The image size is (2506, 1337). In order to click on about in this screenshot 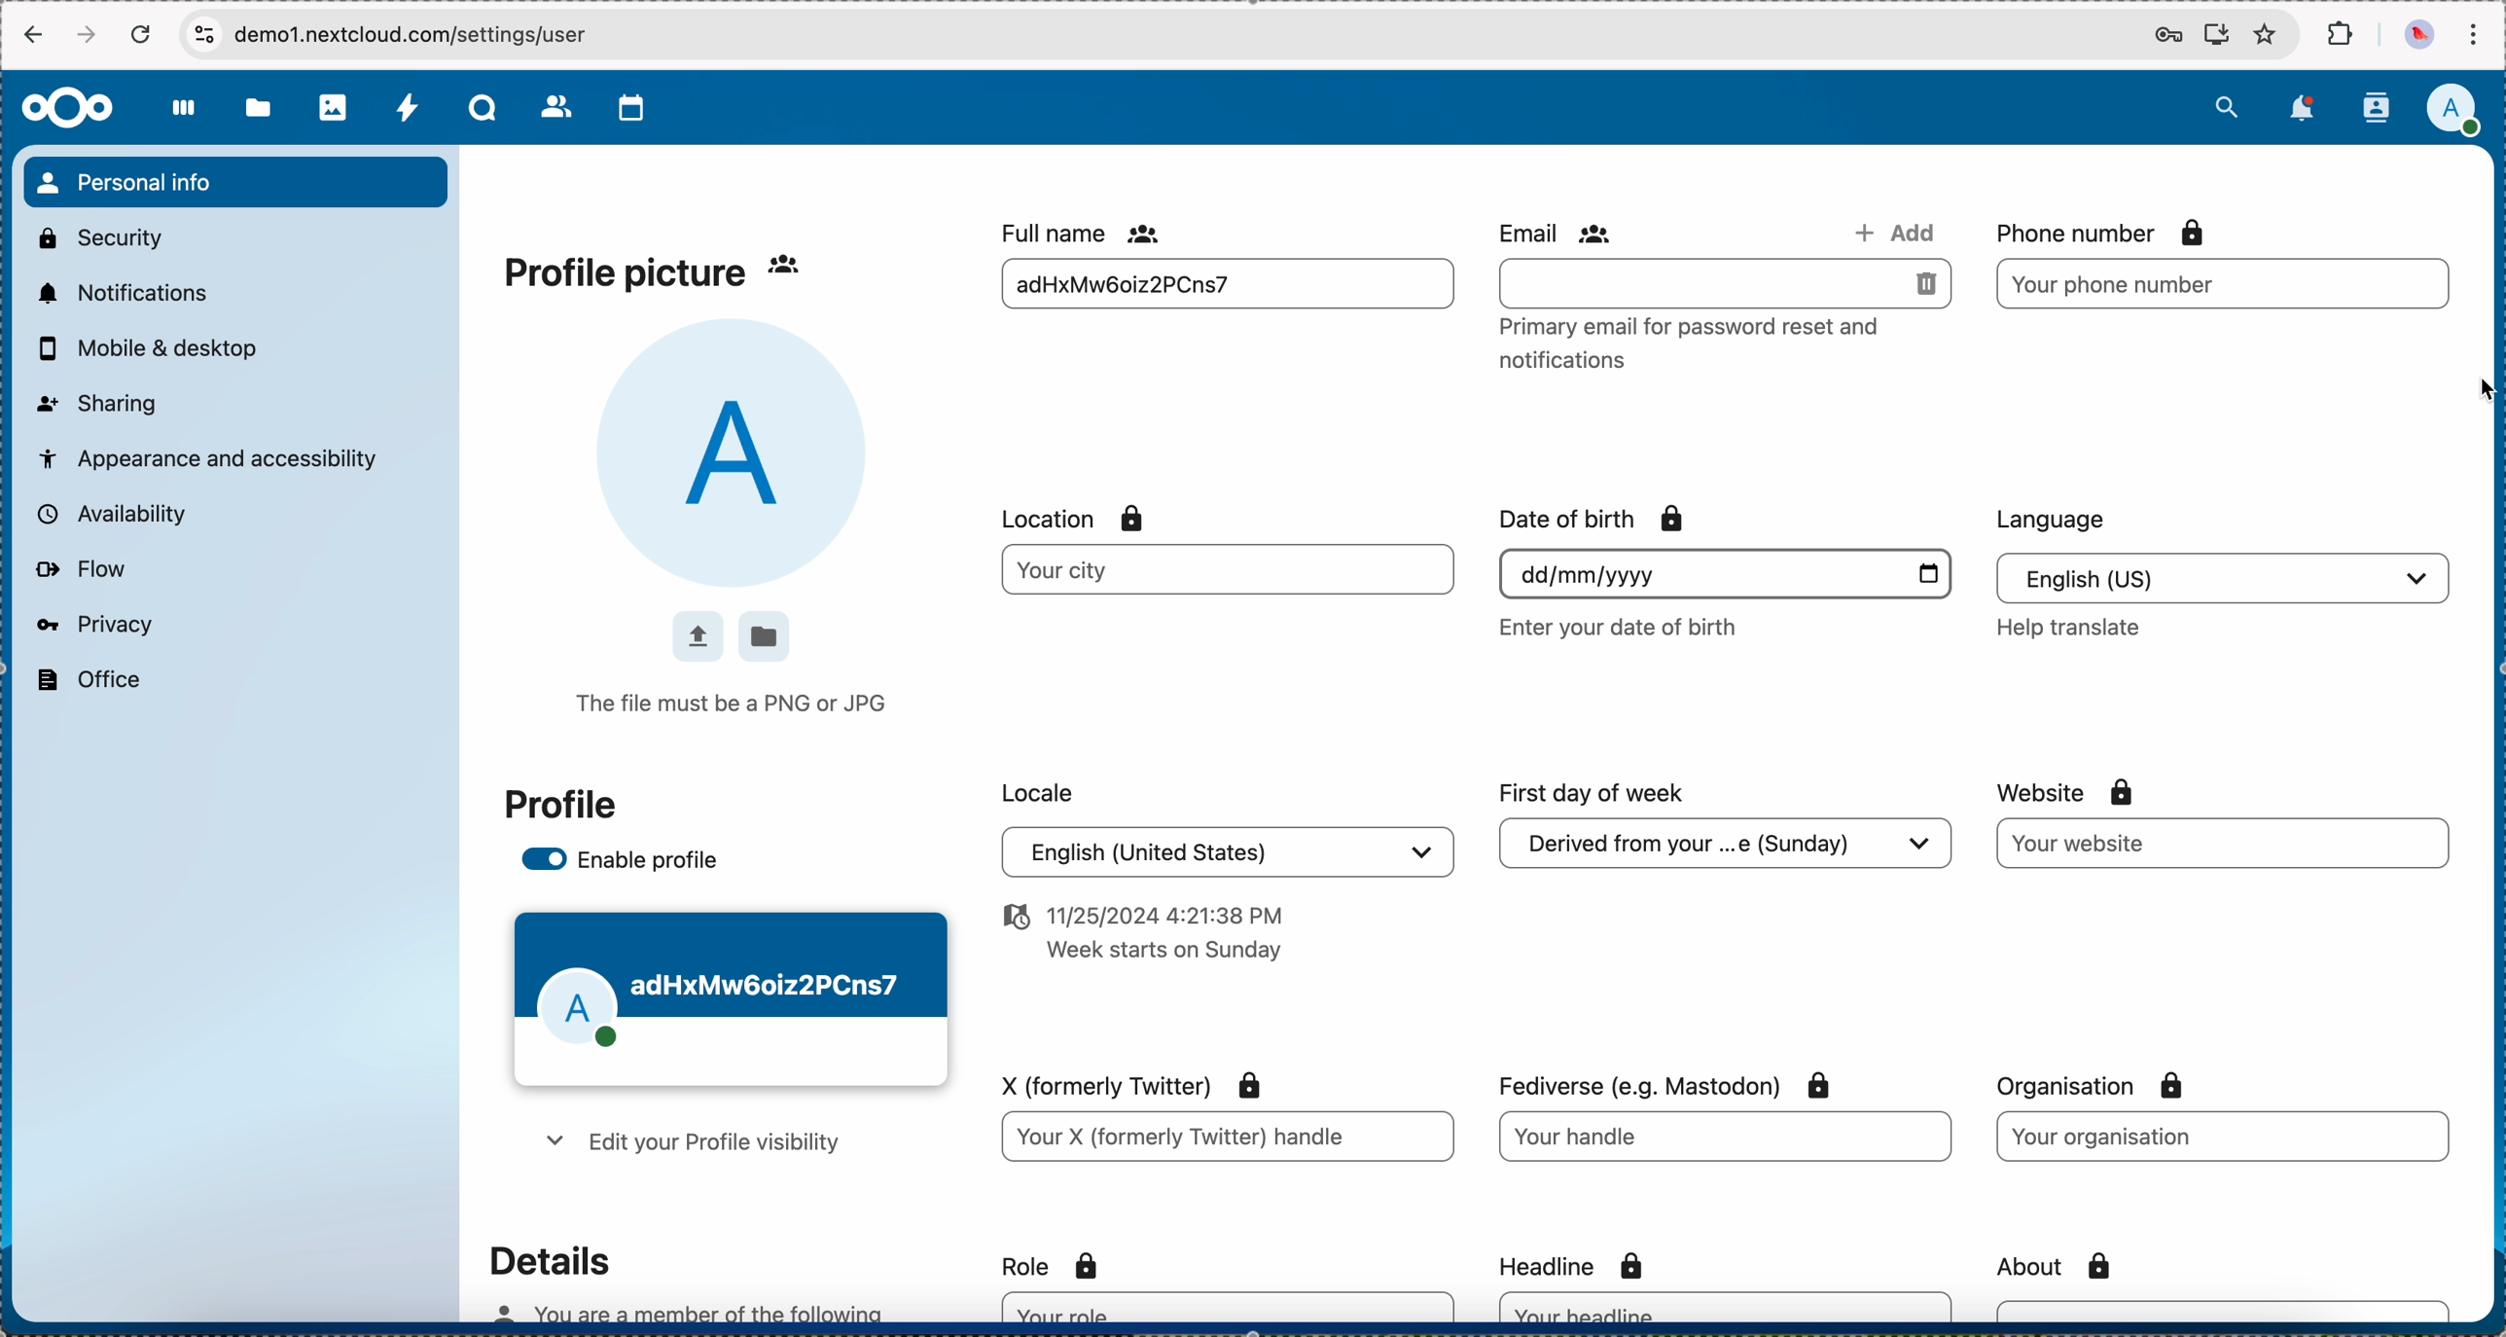, I will do `click(2061, 1266)`.